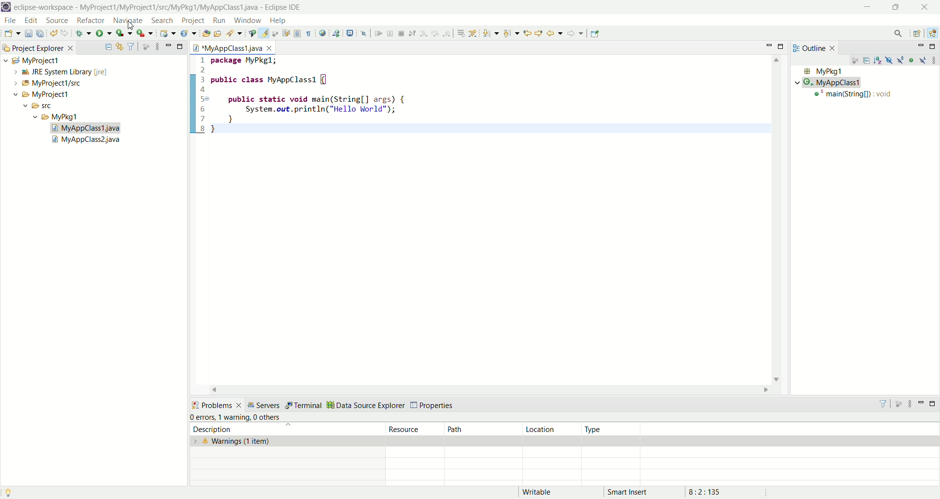 The image size is (940, 499). Describe the element at coordinates (132, 47) in the screenshot. I see `filter` at that location.